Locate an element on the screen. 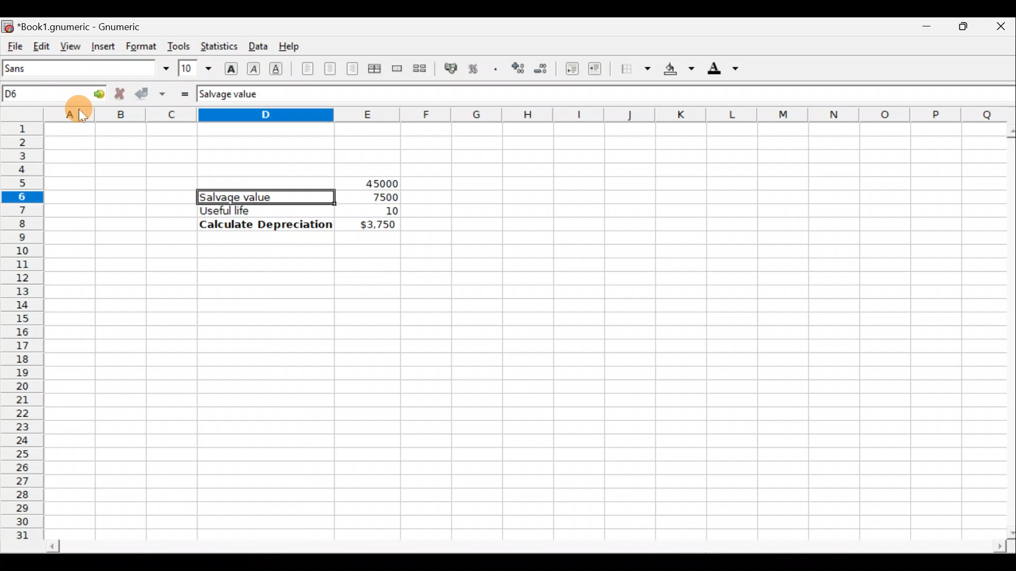 The width and height of the screenshot is (1016, 571). View is located at coordinates (67, 45).